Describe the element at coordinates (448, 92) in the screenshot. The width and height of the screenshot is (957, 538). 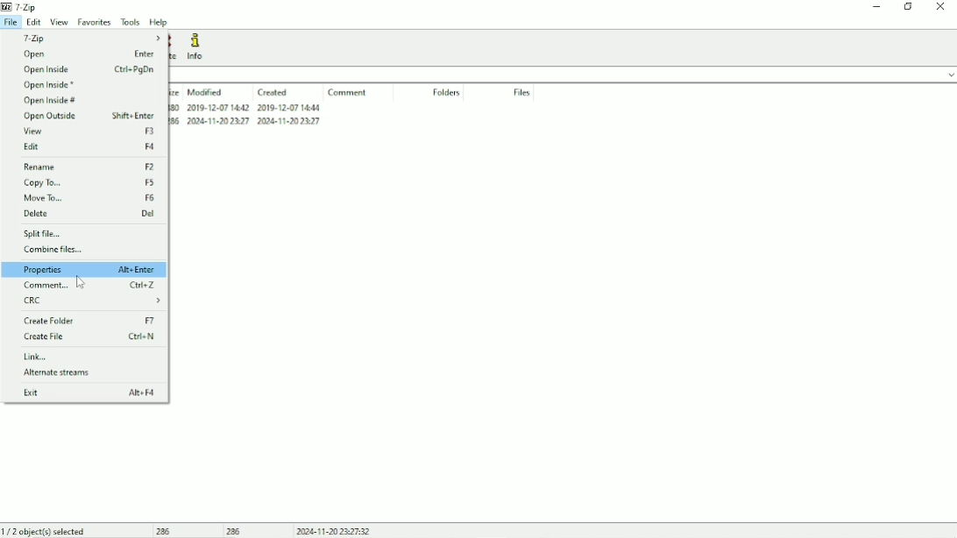
I see `Folders` at that location.